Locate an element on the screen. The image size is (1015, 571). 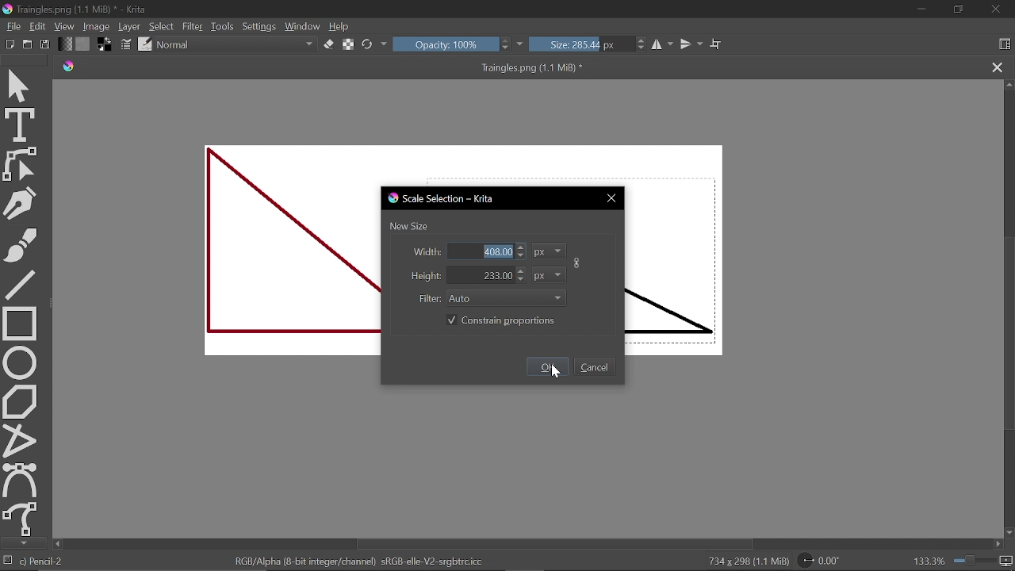
Rotate is located at coordinates (829, 561).